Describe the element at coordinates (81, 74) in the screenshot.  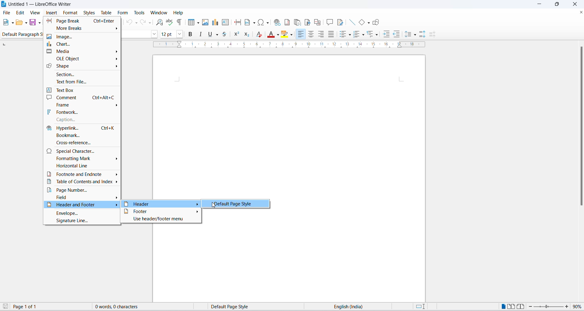
I see `SECTION` at that location.